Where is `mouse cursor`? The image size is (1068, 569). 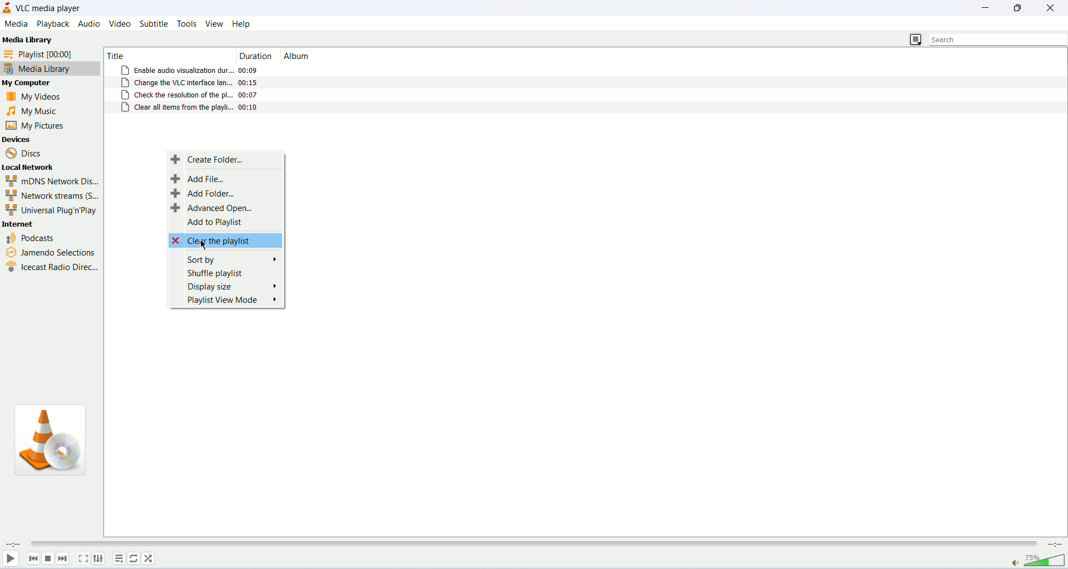
mouse cursor is located at coordinates (204, 245).